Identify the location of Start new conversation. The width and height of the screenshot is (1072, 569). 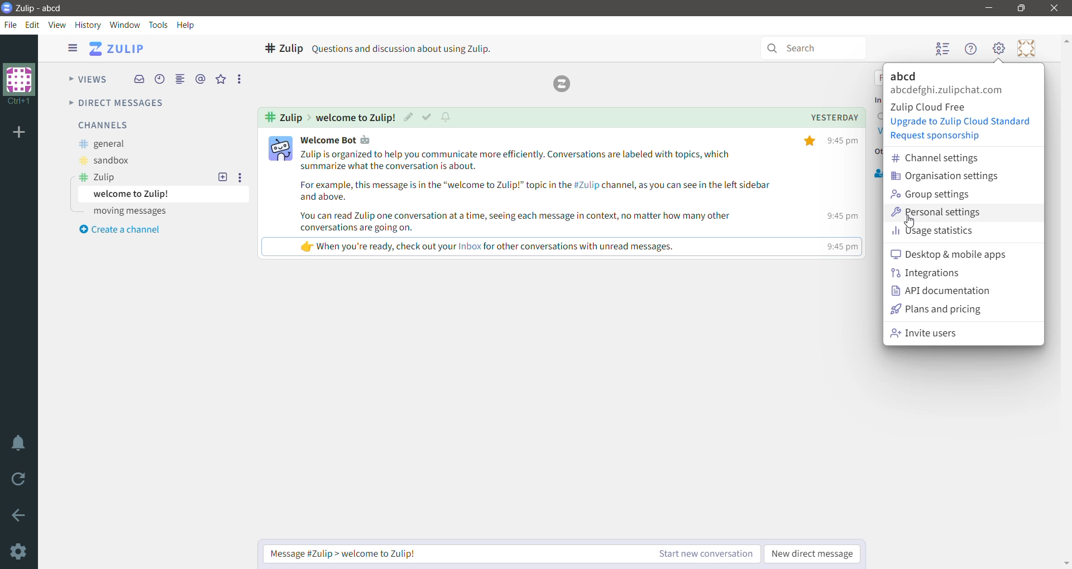
(705, 554).